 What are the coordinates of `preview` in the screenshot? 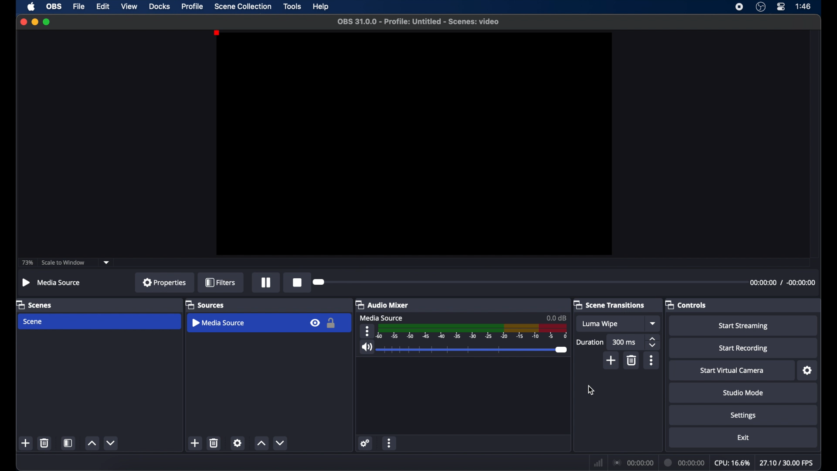 It's located at (415, 144).